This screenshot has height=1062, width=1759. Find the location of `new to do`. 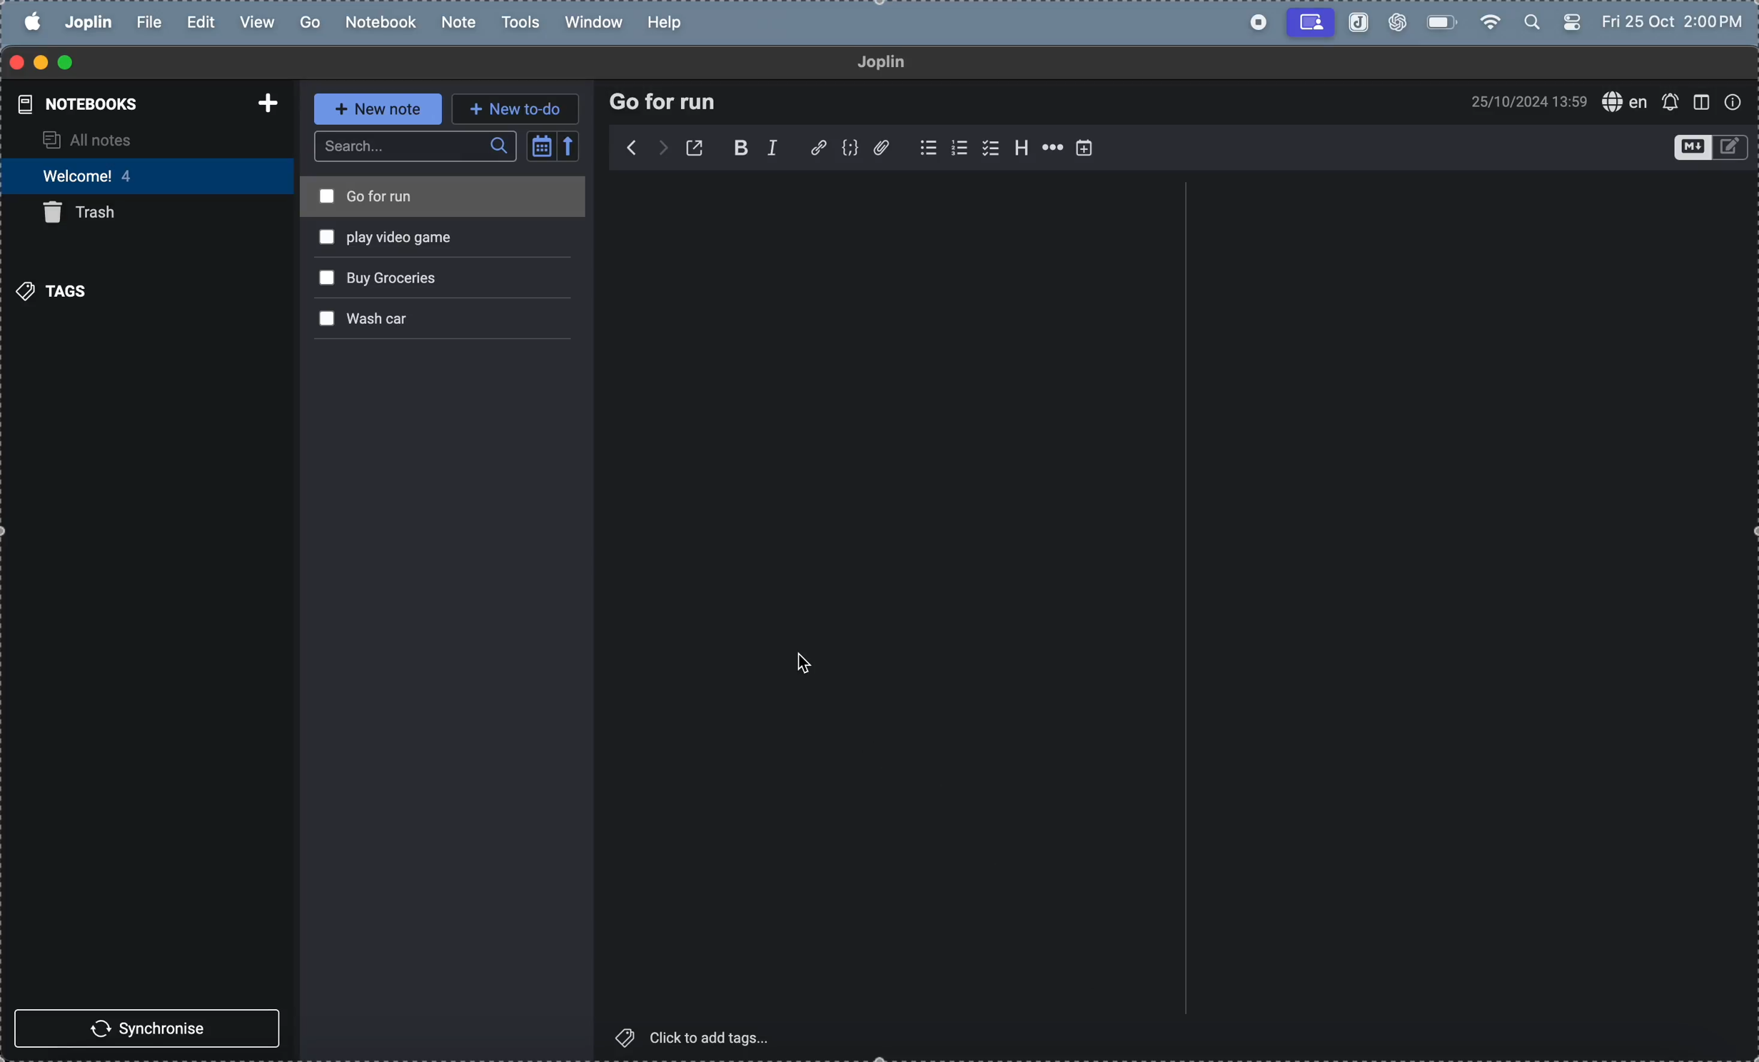

new to do is located at coordinates (519, 107).